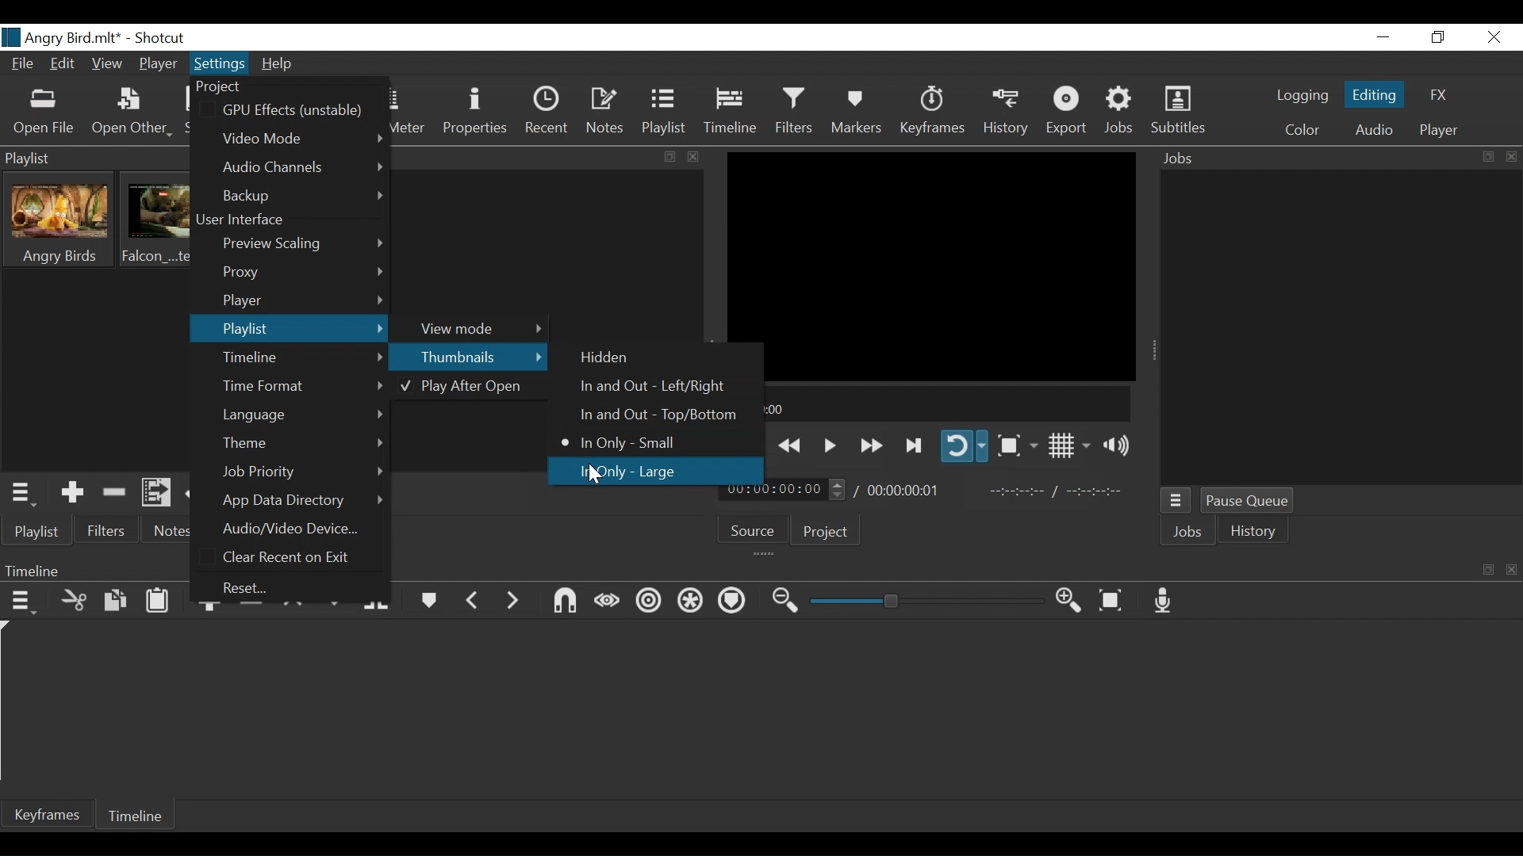  I want to click on Shotcut, so click(161, 38).